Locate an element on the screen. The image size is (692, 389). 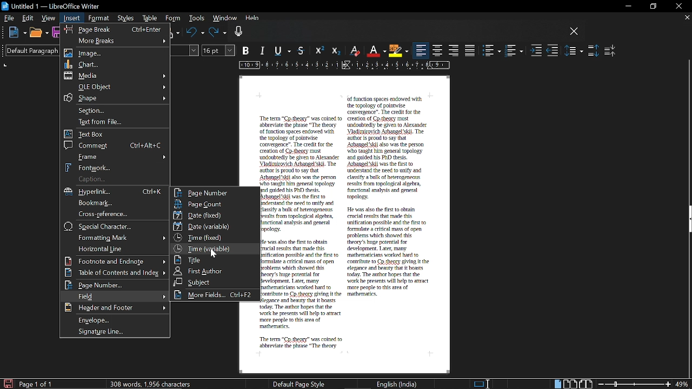
Tools is located at coordinates (196, 19).